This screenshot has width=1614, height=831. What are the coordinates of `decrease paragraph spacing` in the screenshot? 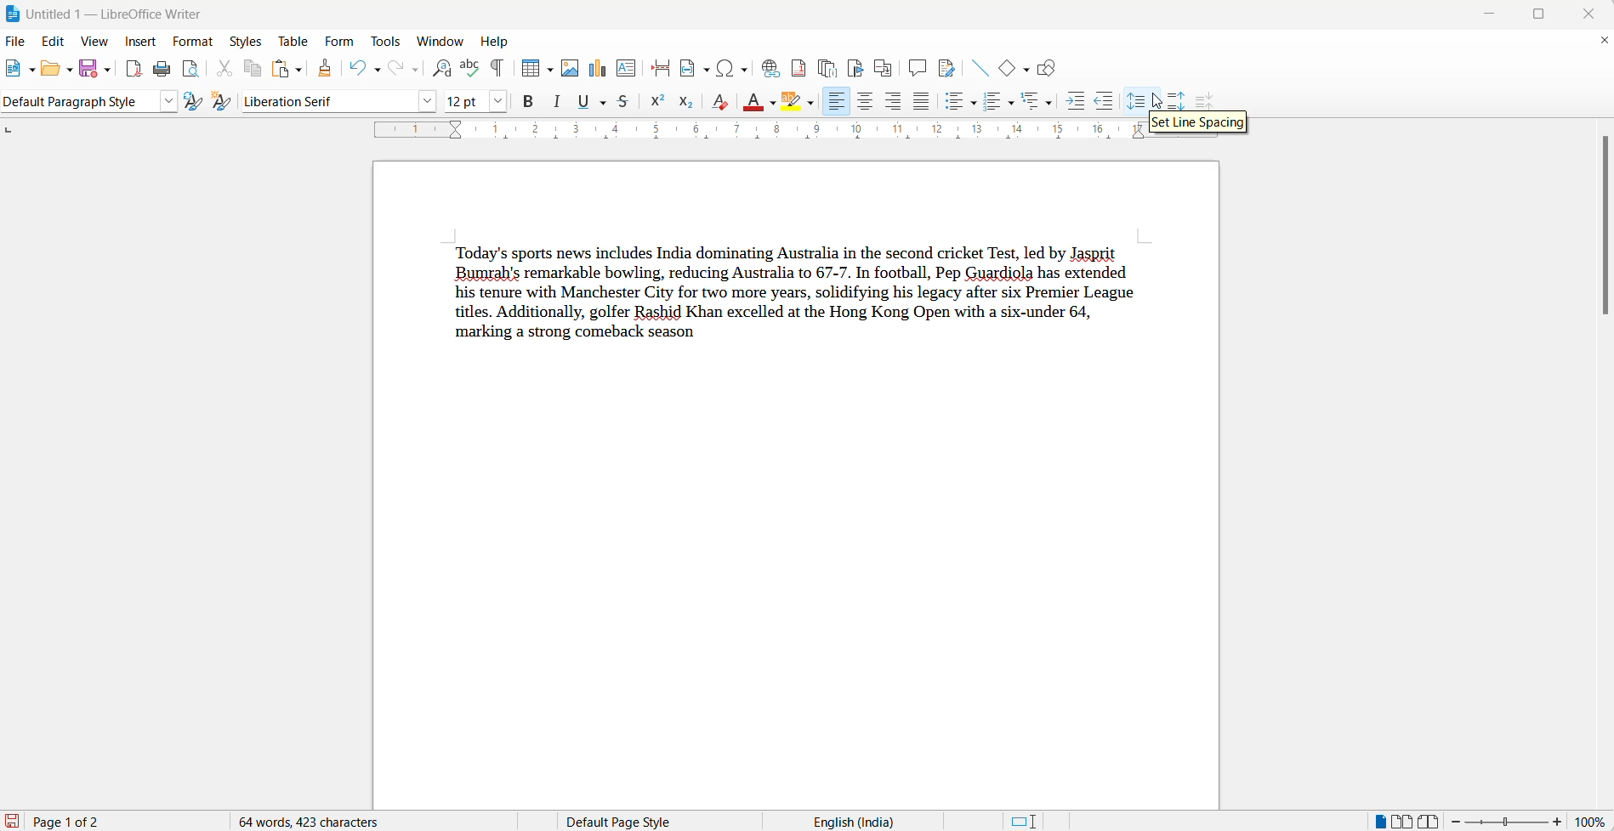 It's located at (1206, 101).